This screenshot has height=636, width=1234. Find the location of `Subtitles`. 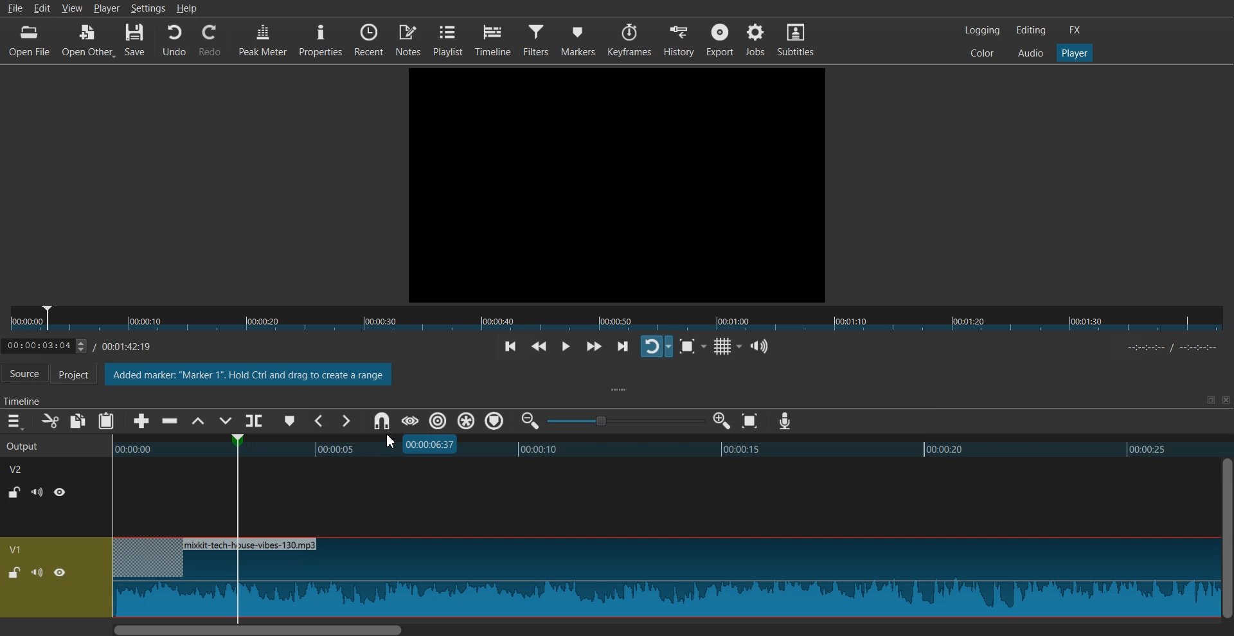

Subtitles is located at coordinates (796, 39).